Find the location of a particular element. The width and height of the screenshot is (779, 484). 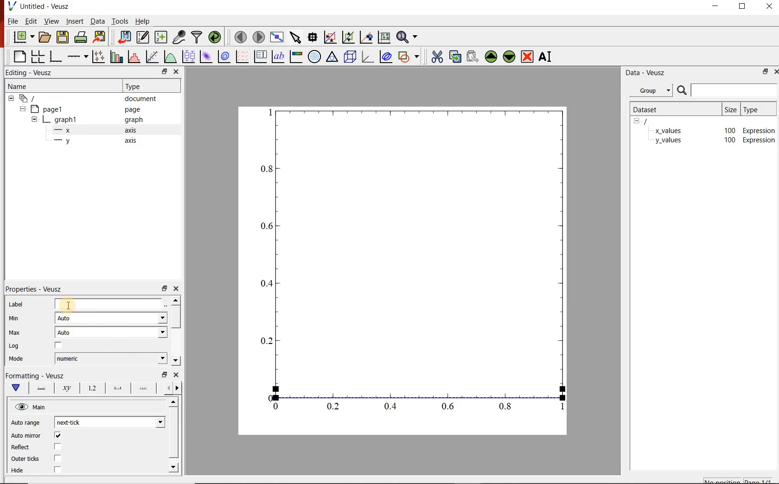

move up the the selected widget is located at coordinates (490, 57).